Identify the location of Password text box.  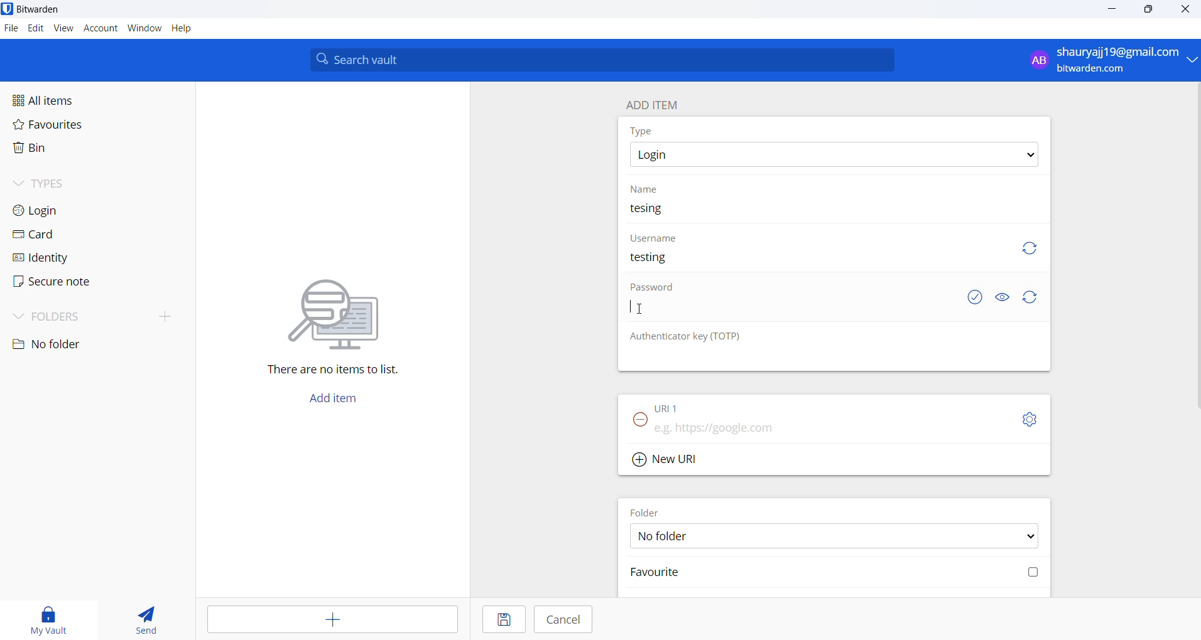
(788, 314).